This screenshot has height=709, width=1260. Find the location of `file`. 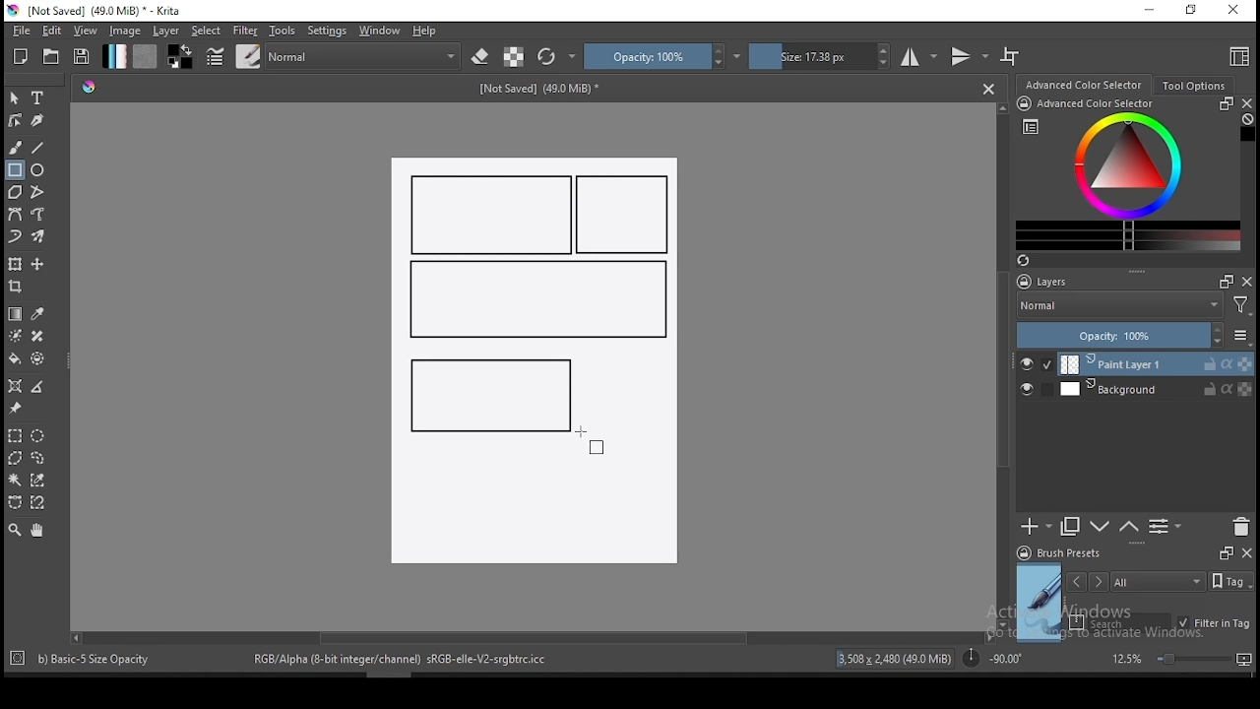

file is located at coordinates (21, 31).